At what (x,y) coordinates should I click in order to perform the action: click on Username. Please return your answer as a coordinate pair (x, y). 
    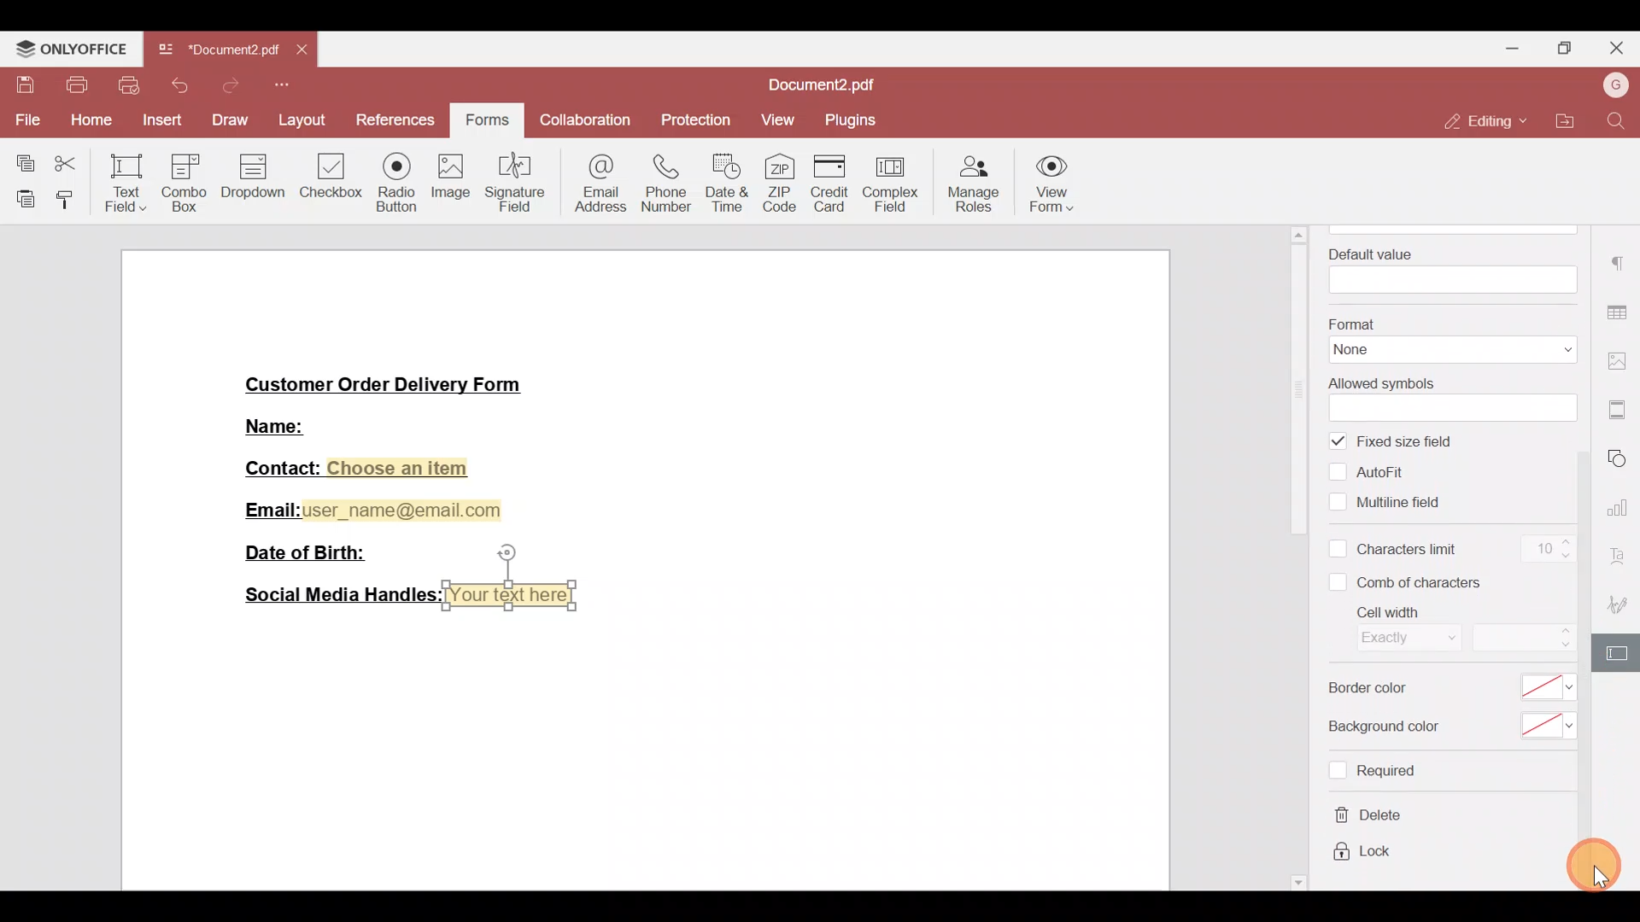
    Looking at the image, I should click on (1614, 86).